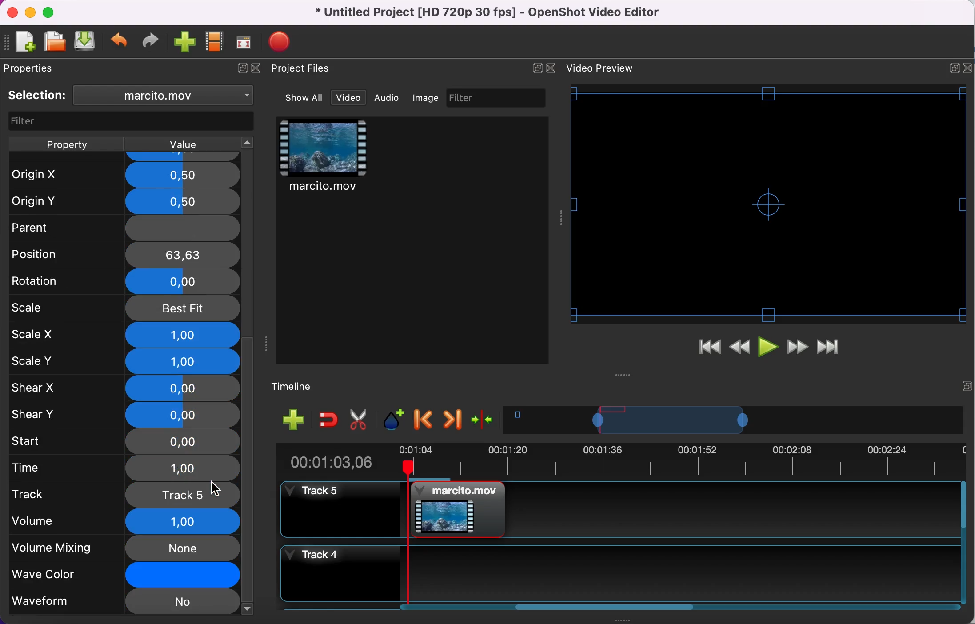  I want to click on Expand/Collapse, so click(955, 68).